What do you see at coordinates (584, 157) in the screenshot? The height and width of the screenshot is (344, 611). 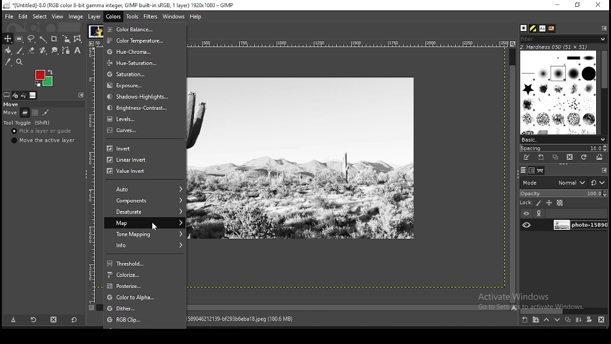 I see `refresh brush` at bounding box center [584, 157].